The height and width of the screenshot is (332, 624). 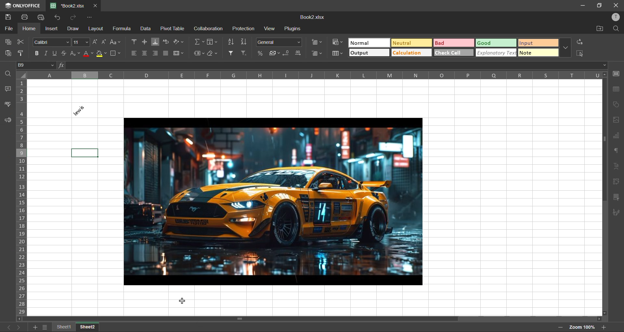 What do you see at coordinates (580, 53) in the screenshot?
I see `select cells` at bounding box center [580, 53].